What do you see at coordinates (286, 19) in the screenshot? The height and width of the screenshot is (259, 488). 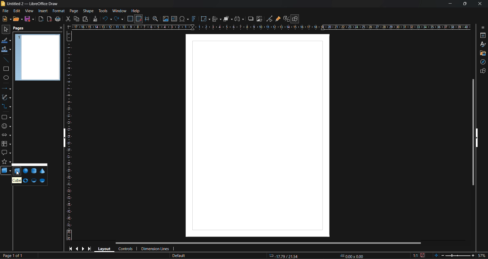 I see `toggle extrusion` at bounding box center [286, 19].